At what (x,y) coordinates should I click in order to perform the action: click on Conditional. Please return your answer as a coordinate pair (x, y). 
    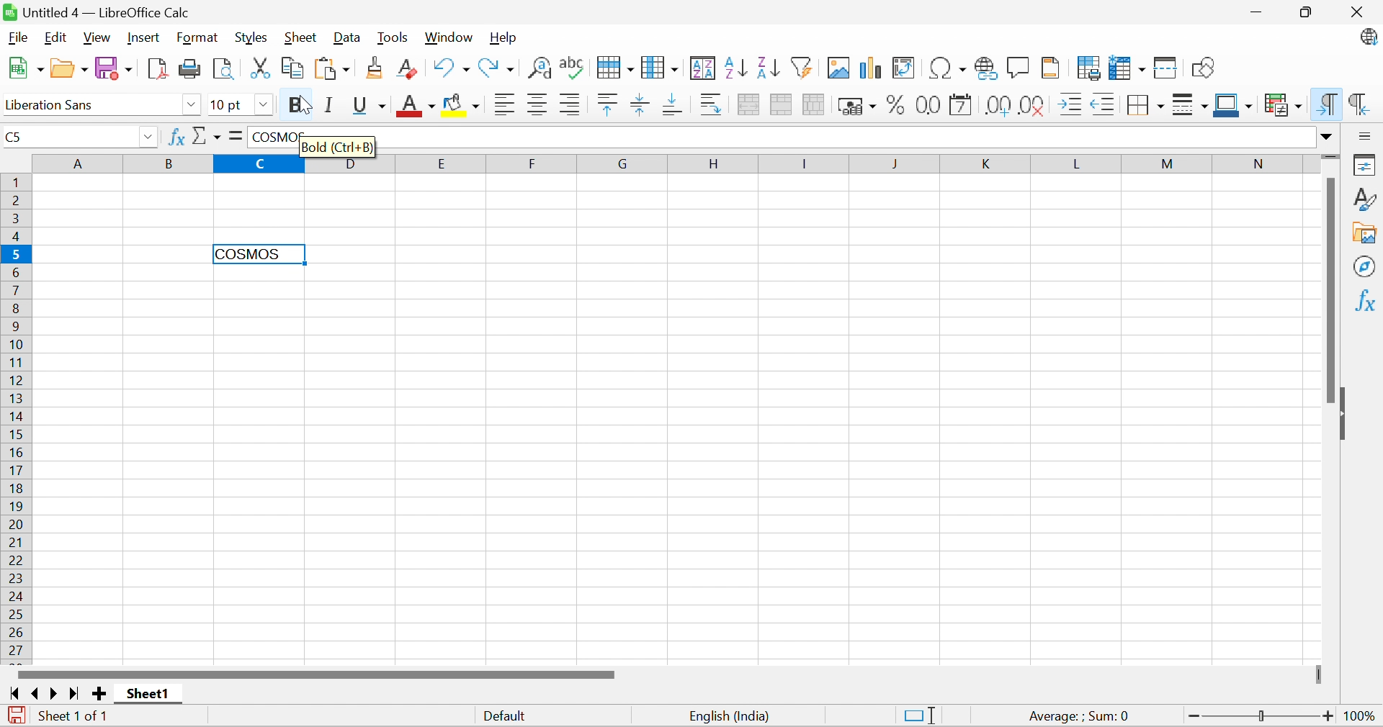
    Looking at the image, I should click on (1284, 104).